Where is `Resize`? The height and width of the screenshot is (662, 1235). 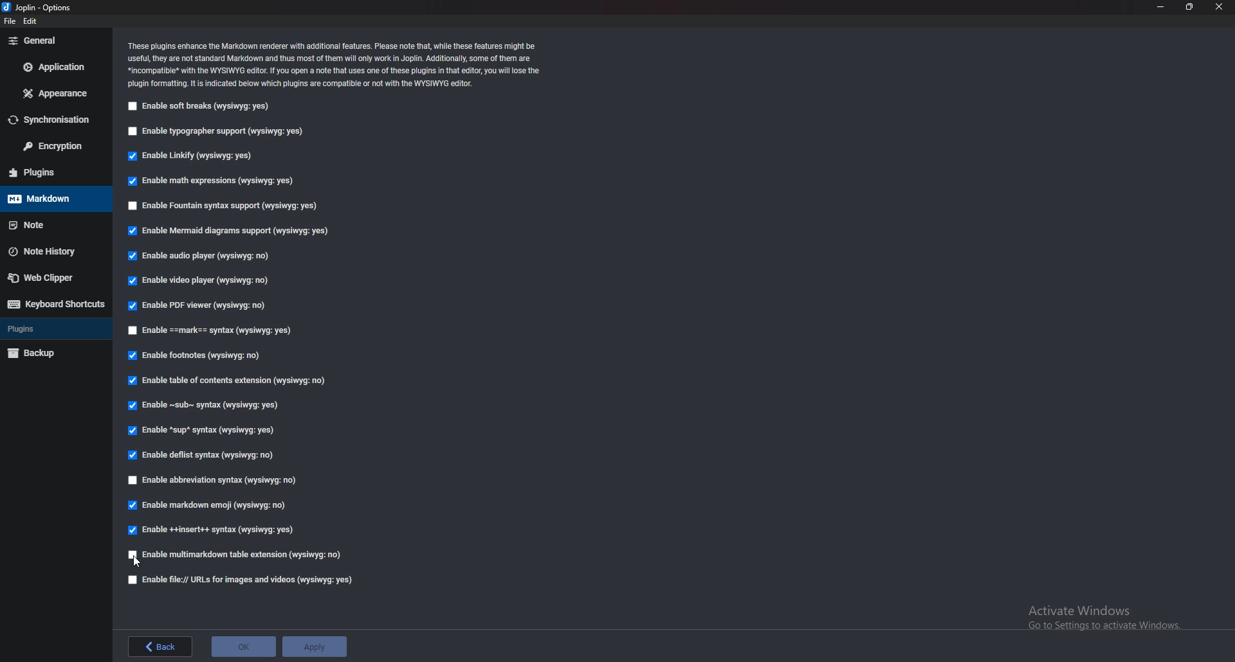 Resize is located at coordinates (1189, 7).